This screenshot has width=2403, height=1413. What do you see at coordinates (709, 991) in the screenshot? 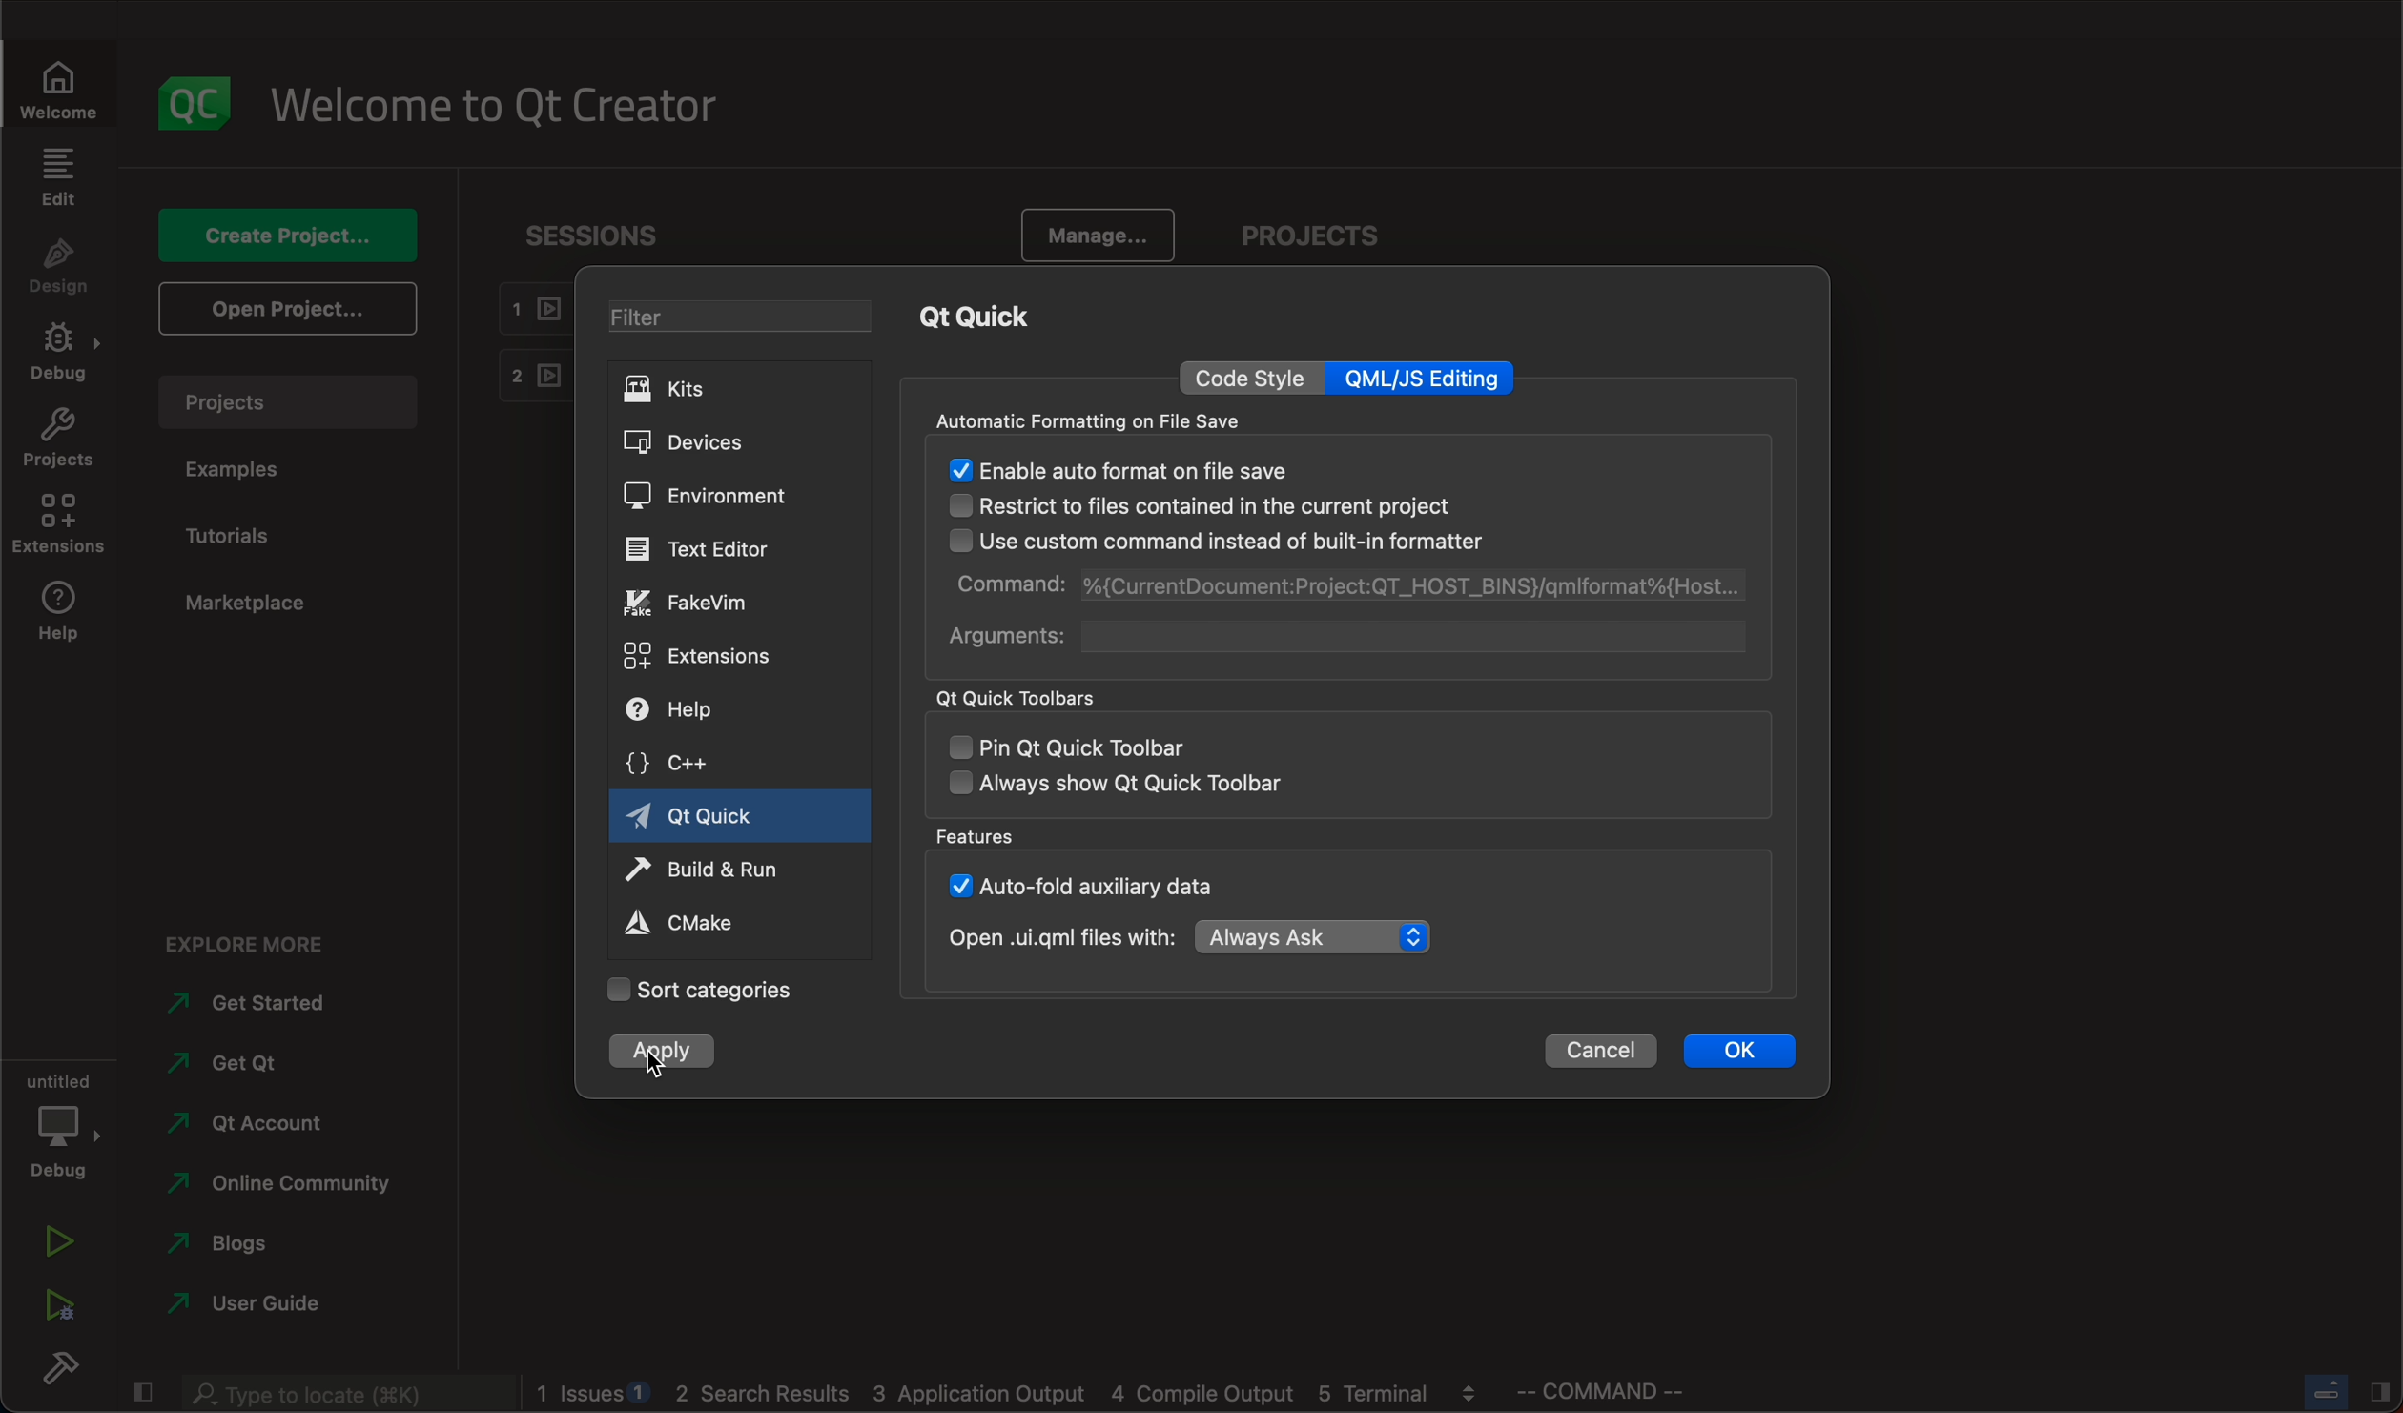
I see `categories` at bounding box center [709, 991].